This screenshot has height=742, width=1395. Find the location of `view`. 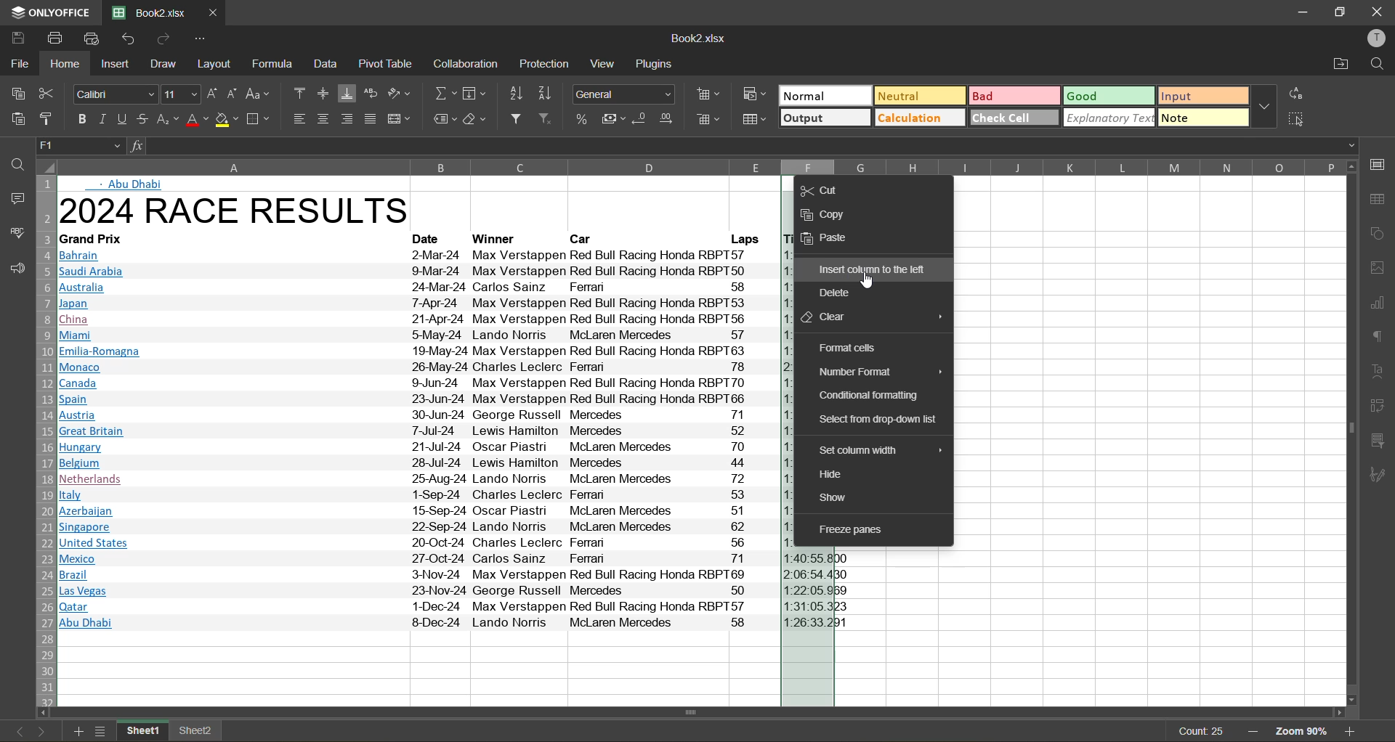

view is located at coordinates (604, 63).